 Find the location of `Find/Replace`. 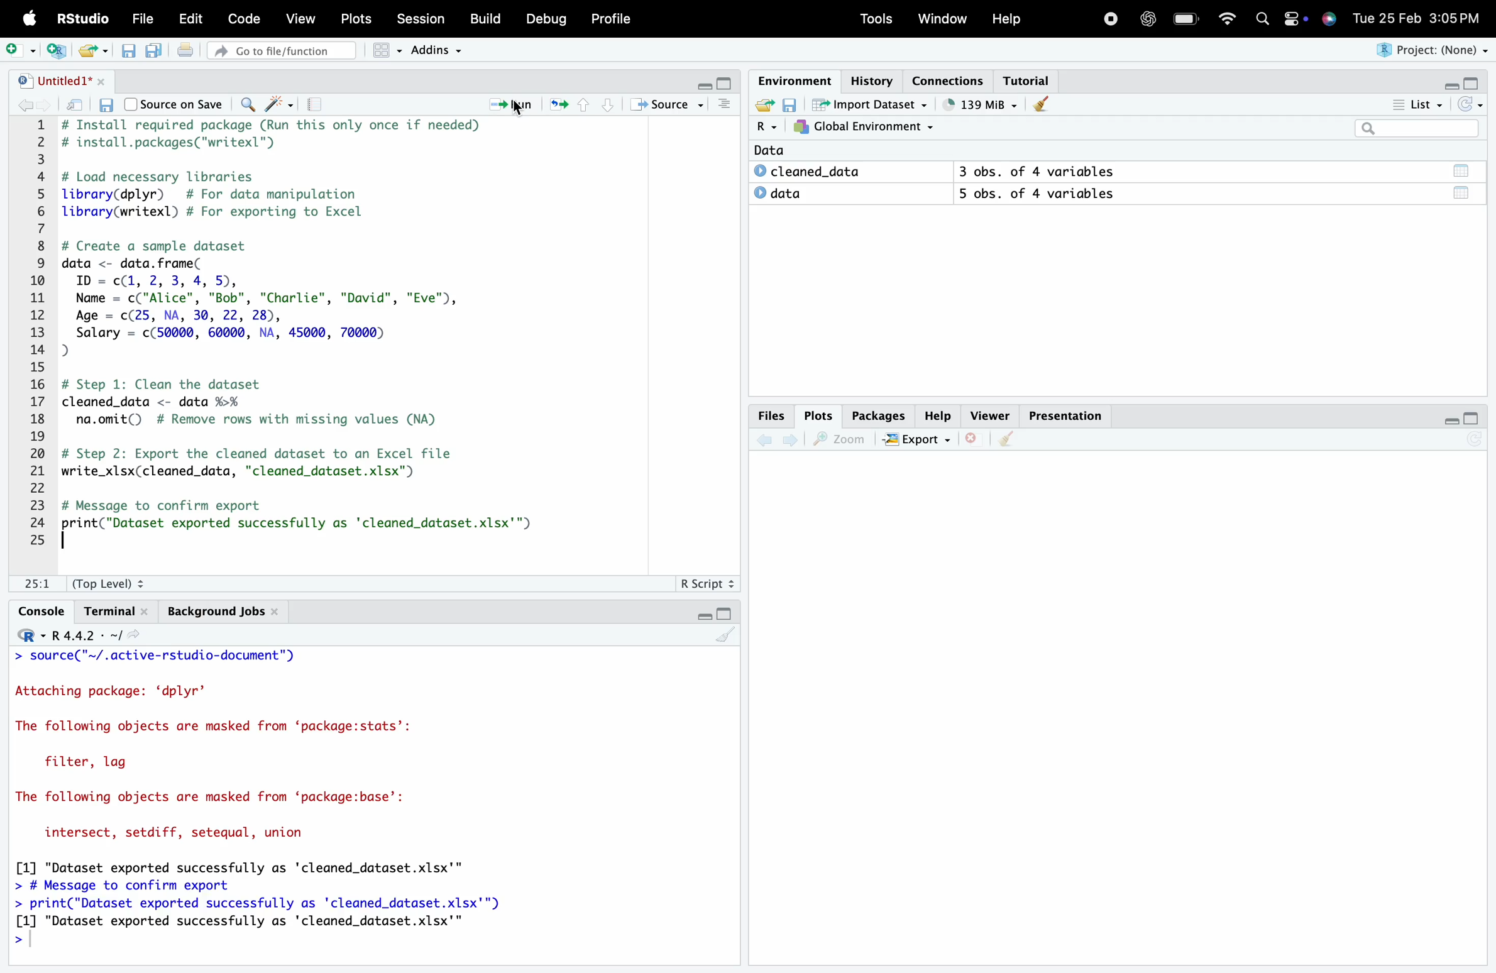

Find/Replace is located at coordinates (246, 104).